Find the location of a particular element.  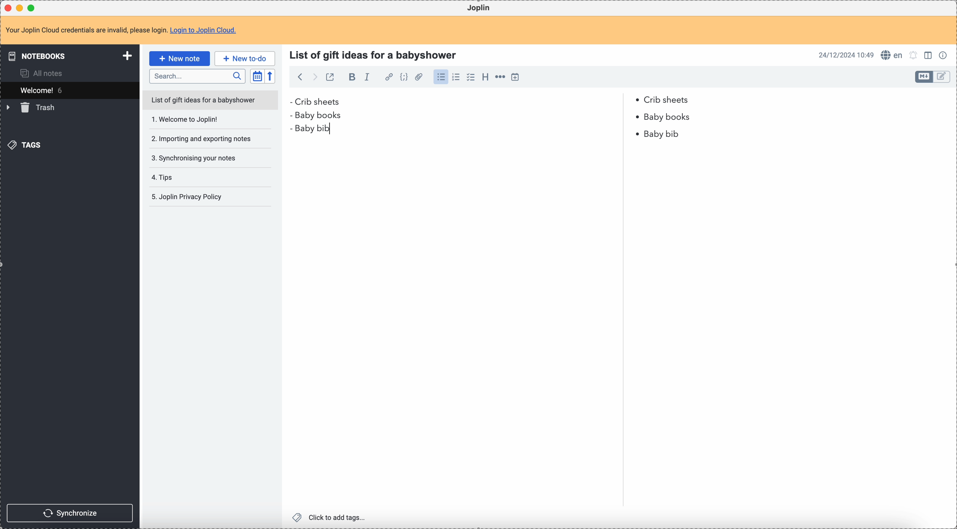

bullet point is located at coordinates (290, 102).